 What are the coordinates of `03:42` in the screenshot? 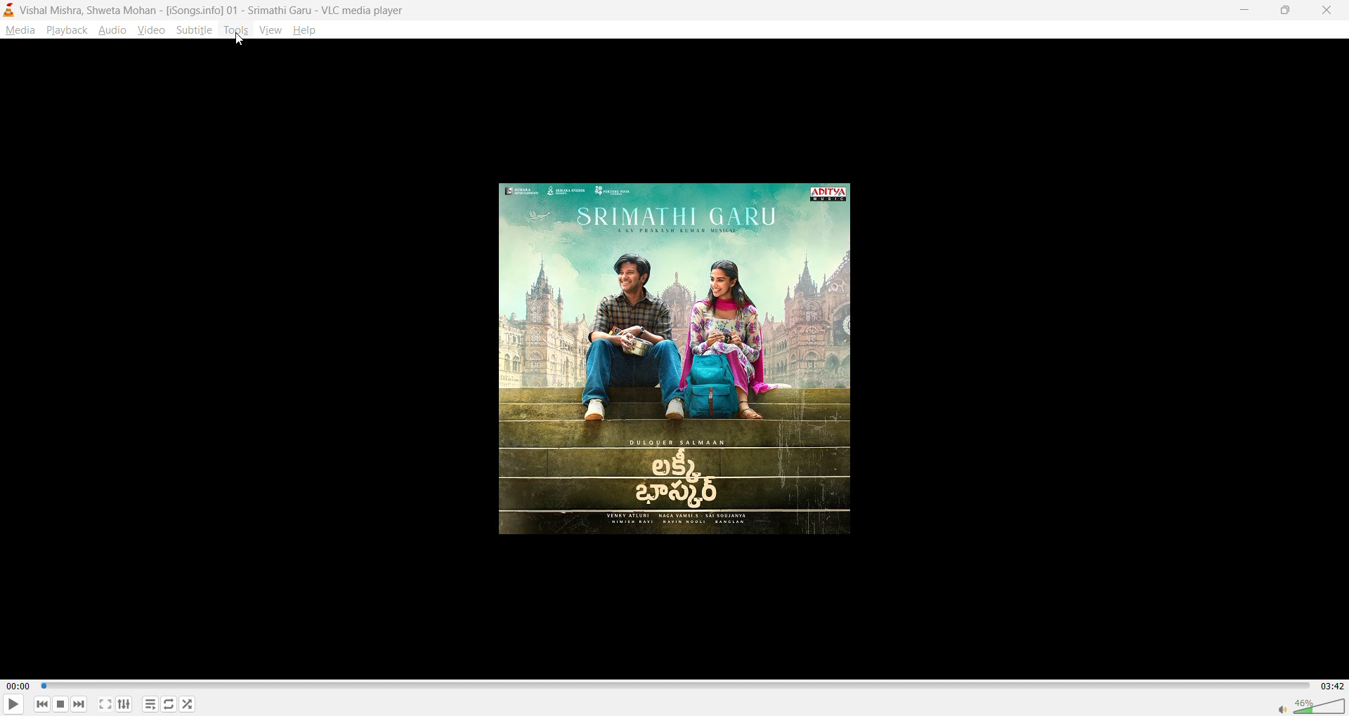 It's located at (1329, 686).